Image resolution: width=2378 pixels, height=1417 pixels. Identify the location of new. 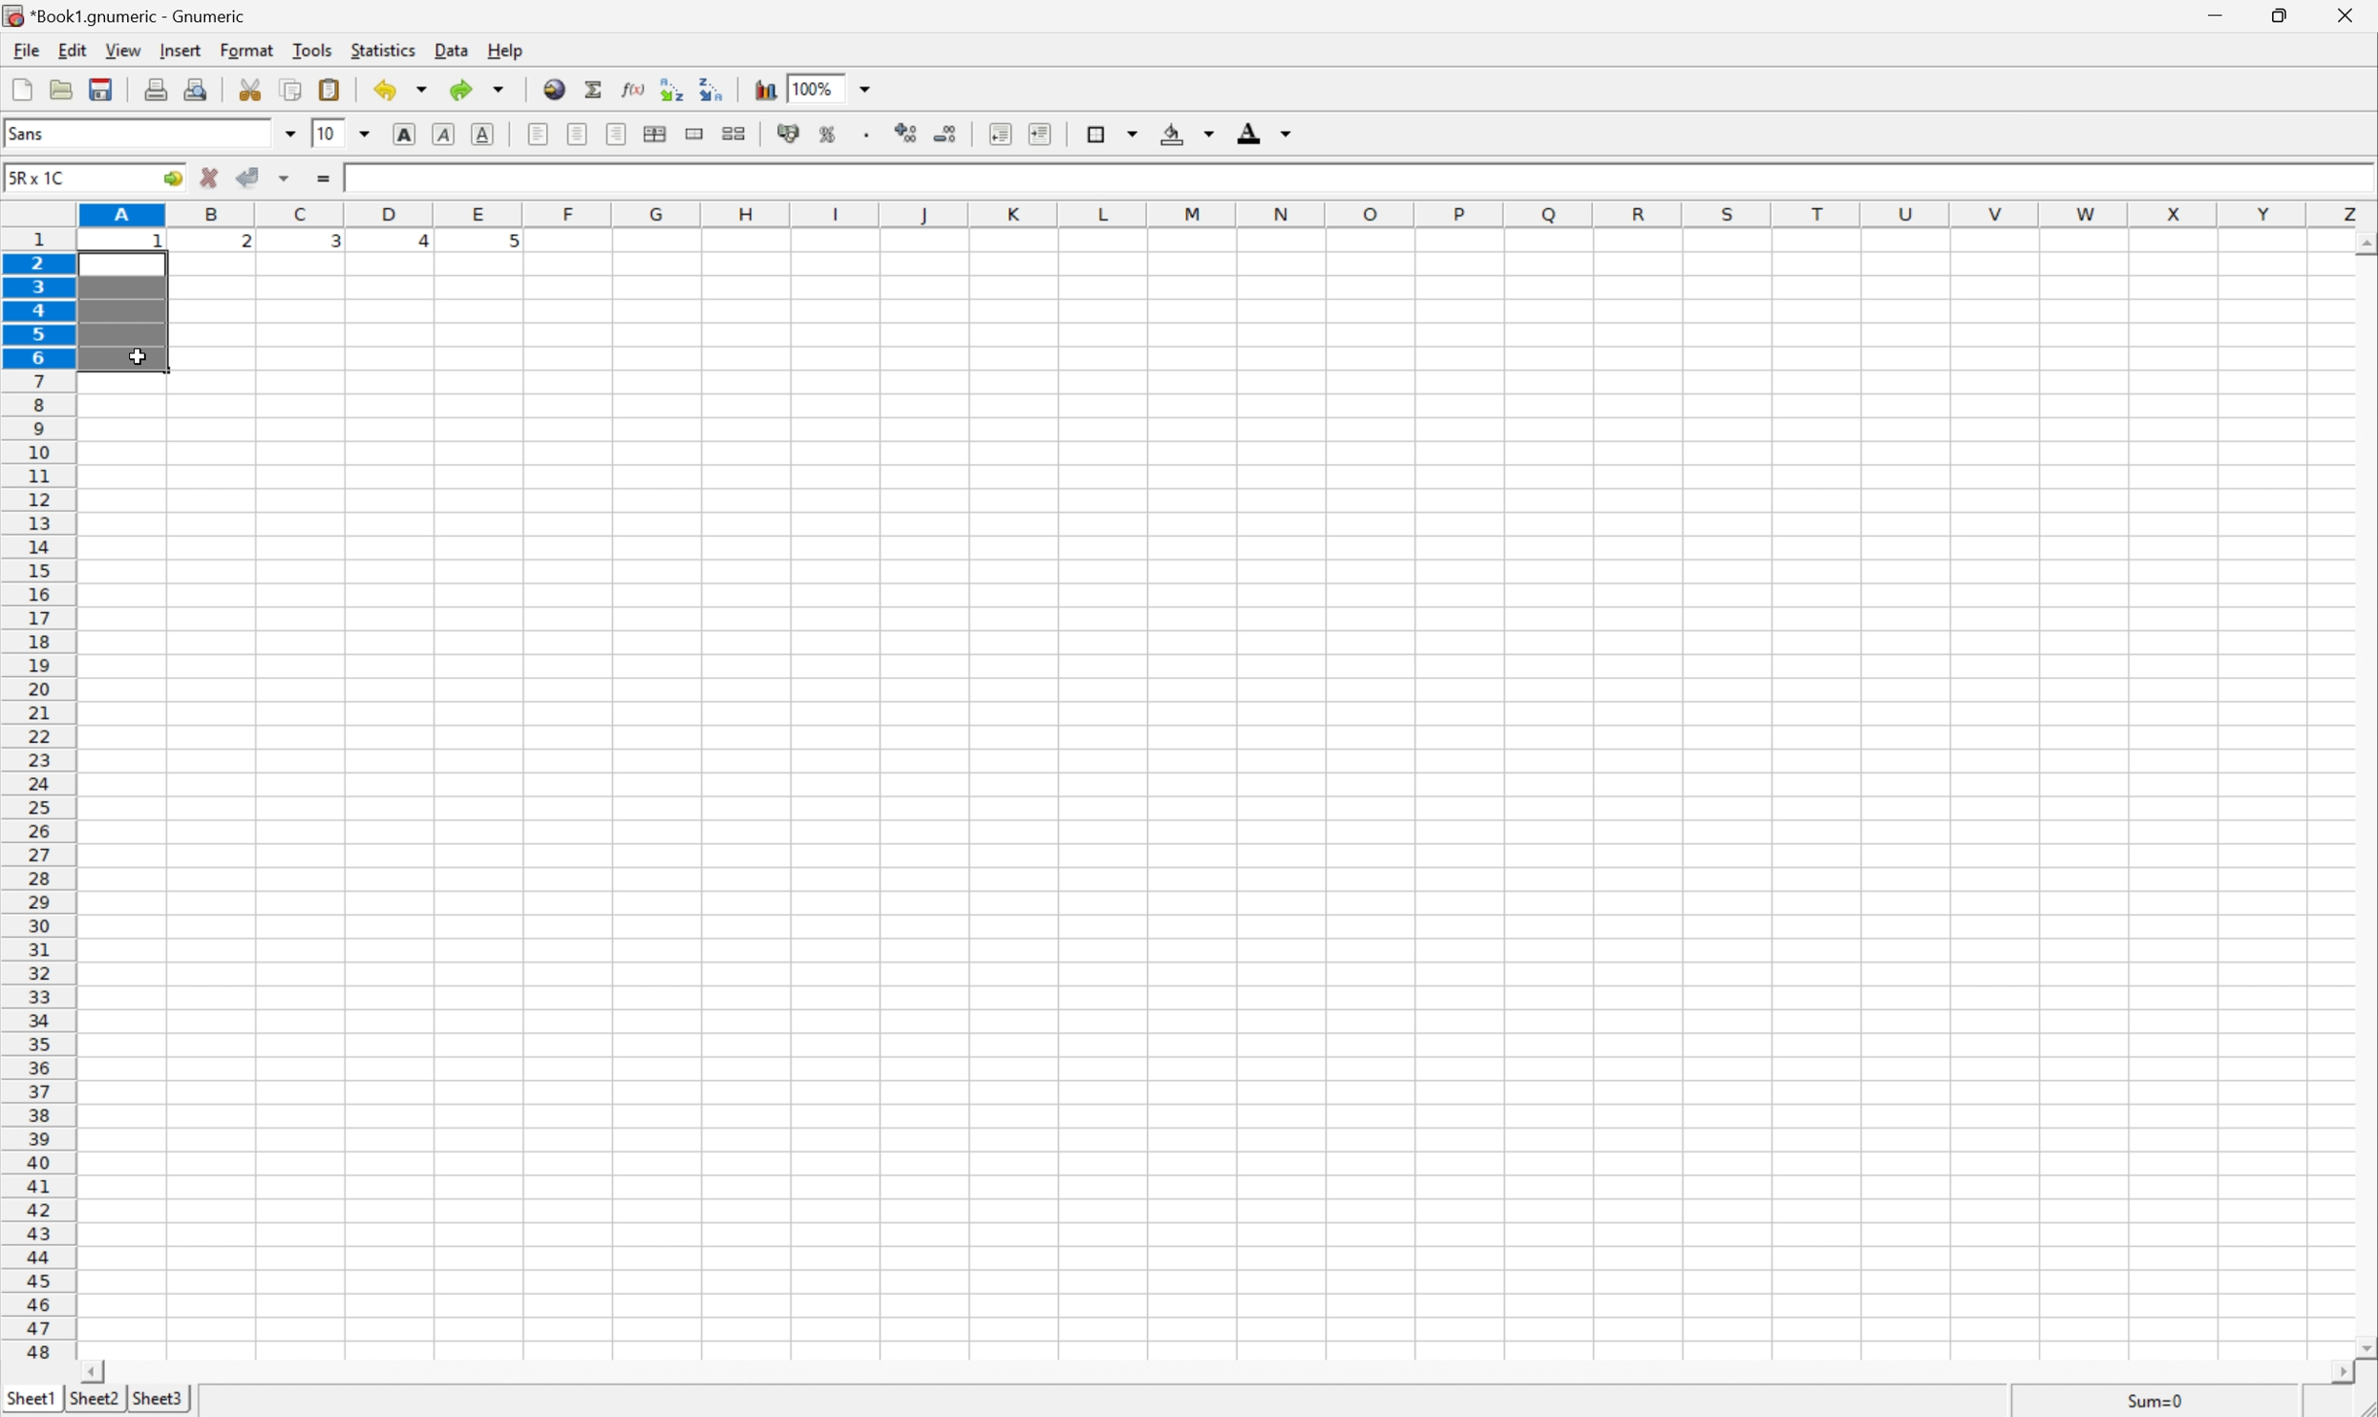
(23, 88).